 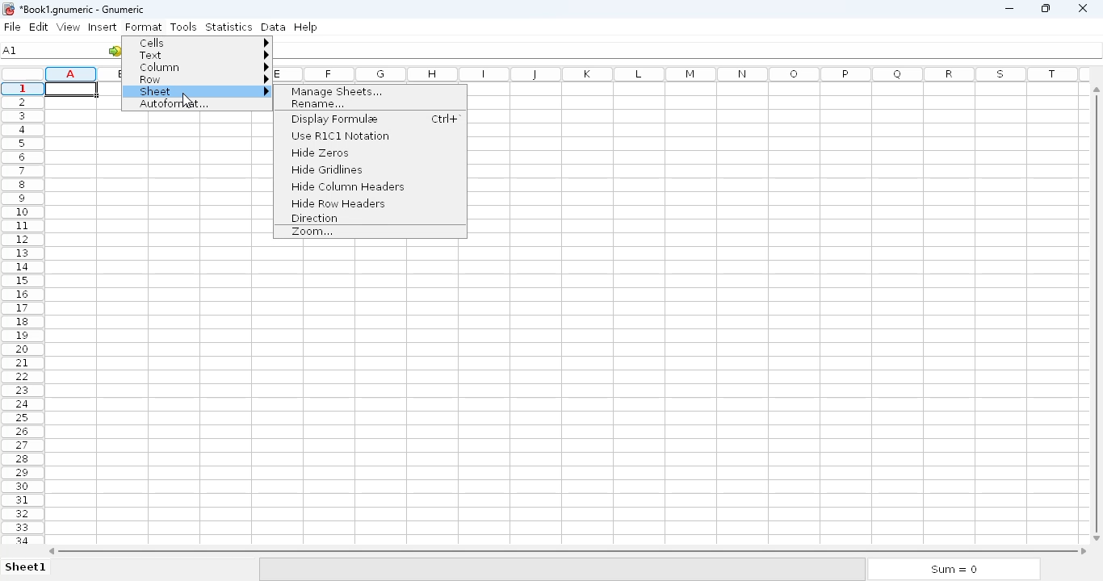 What do you see at coordinates (22, 312) in the screenshot?
I see `rows` at bounding box center [22, 312].